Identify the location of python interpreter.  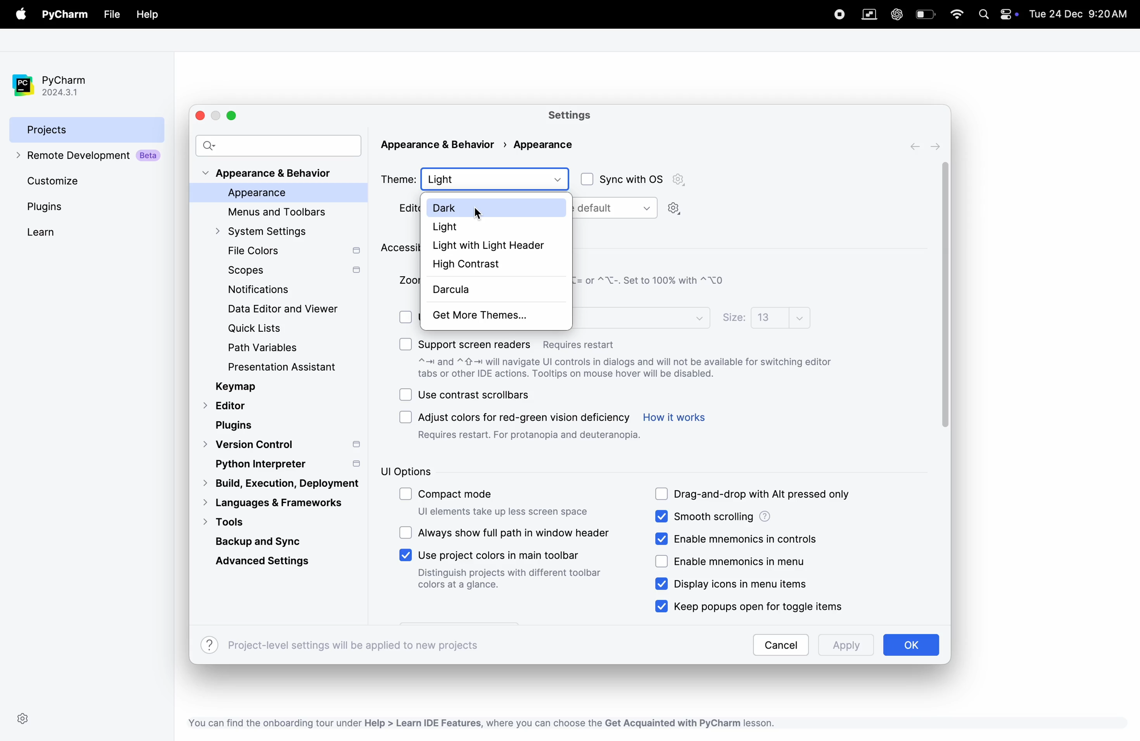
(285, 464).